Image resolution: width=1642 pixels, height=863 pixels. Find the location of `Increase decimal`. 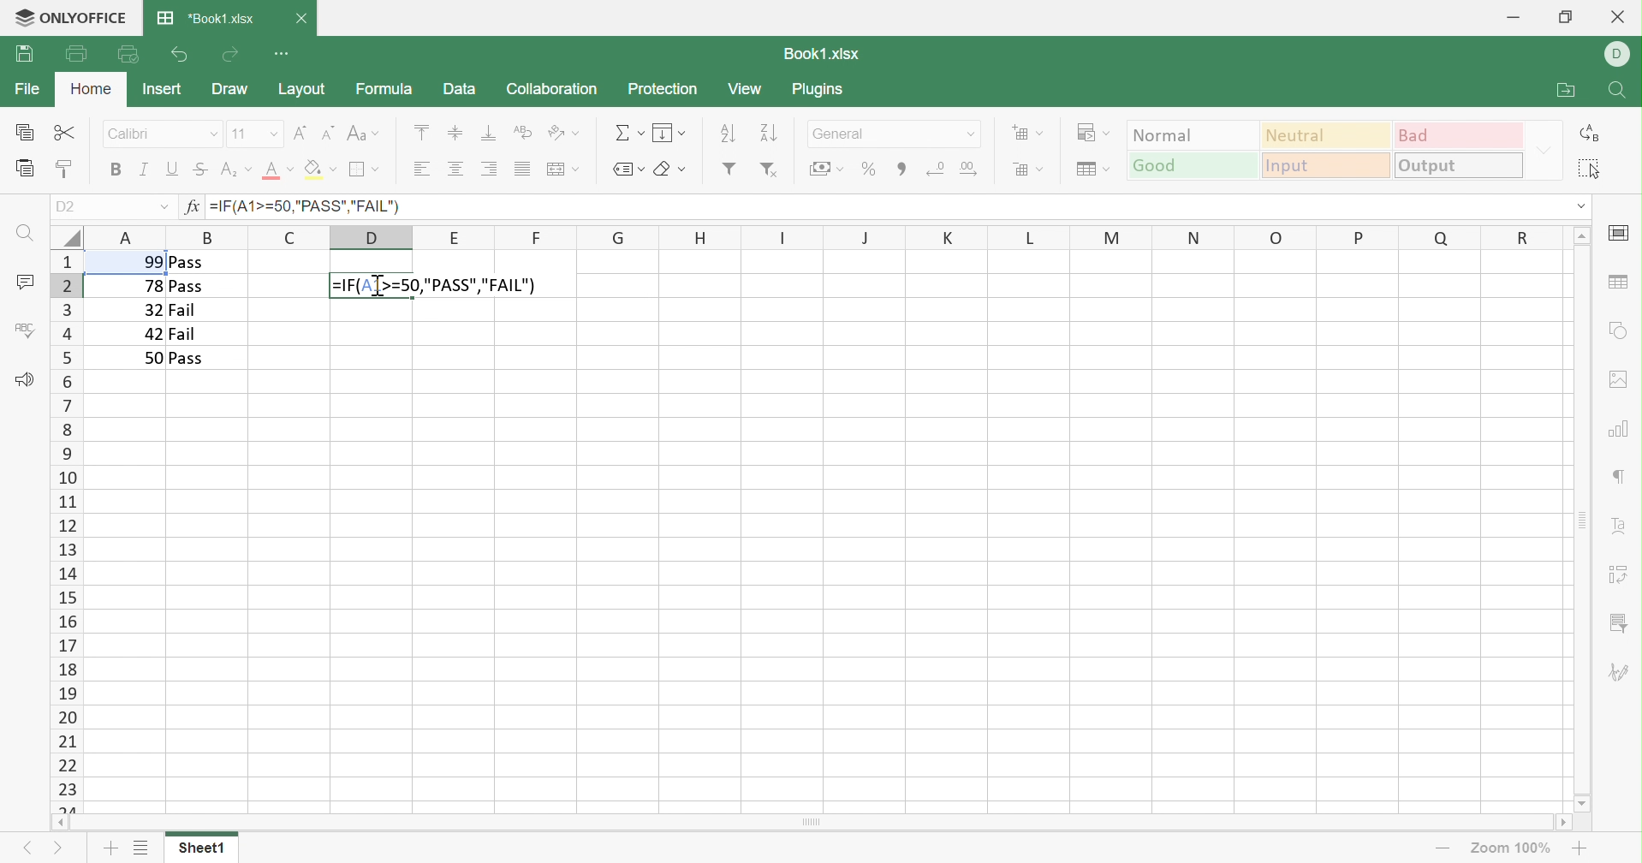

Increase decimal is located at coordinates (970, 169).